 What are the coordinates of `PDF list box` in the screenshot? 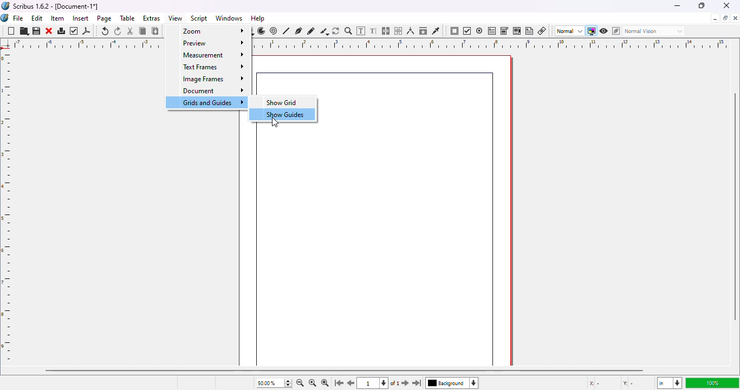 It's located at (517, 31).